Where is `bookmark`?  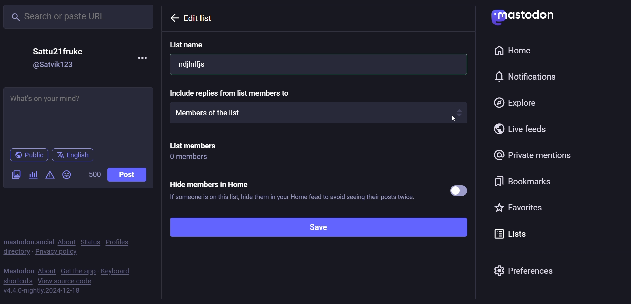 bookmark is located at coordinates (526, 183).